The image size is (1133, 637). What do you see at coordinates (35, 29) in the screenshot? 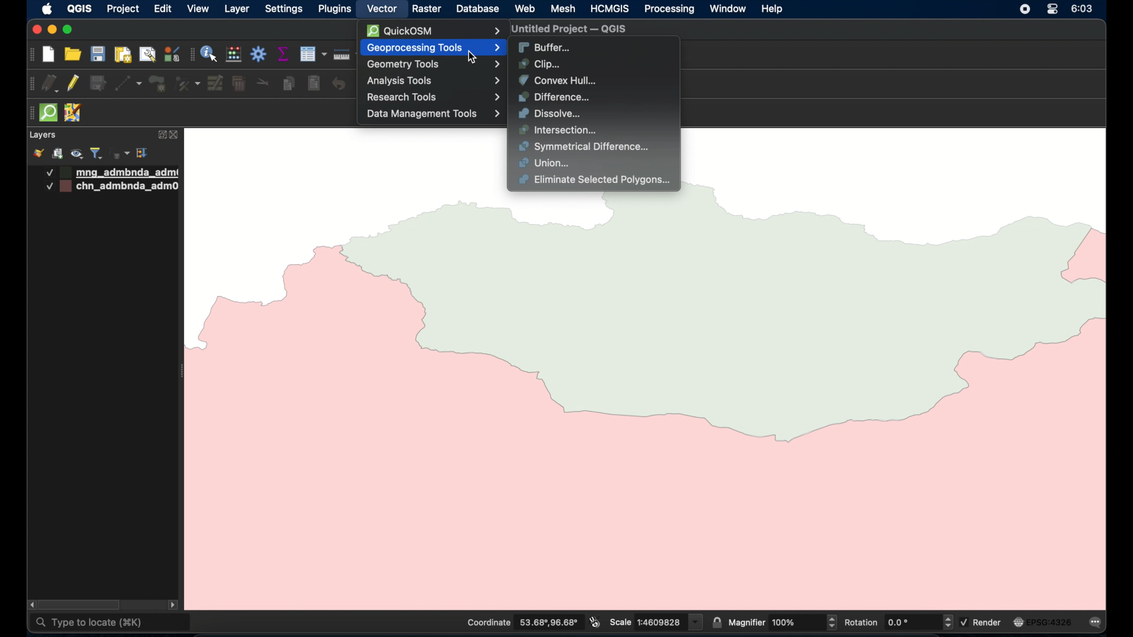
I see `close` at bounding box center [35, 29].